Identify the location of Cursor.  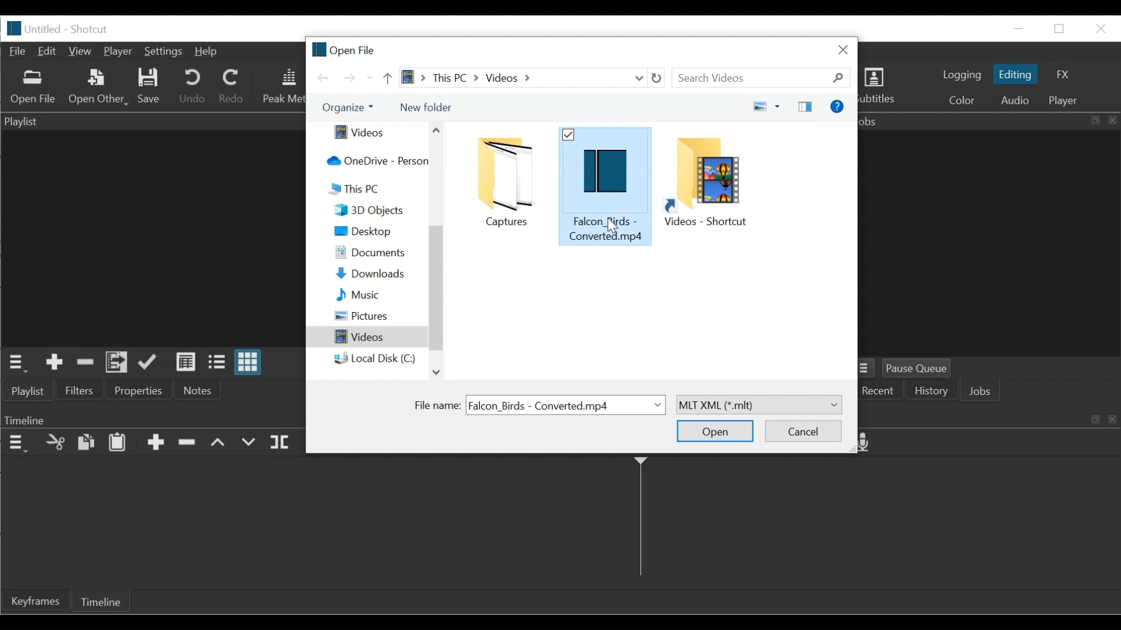
(615, 225).